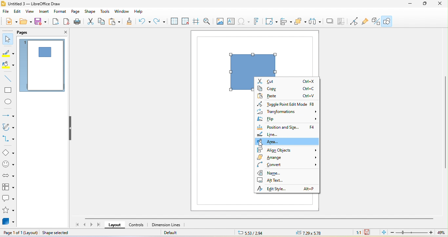 Image resolution: width=448 pixels, height=237 pixels. Describe the element at coordinates (3, 4) in the screenshot. I see `LibreOffice logo` at that location.